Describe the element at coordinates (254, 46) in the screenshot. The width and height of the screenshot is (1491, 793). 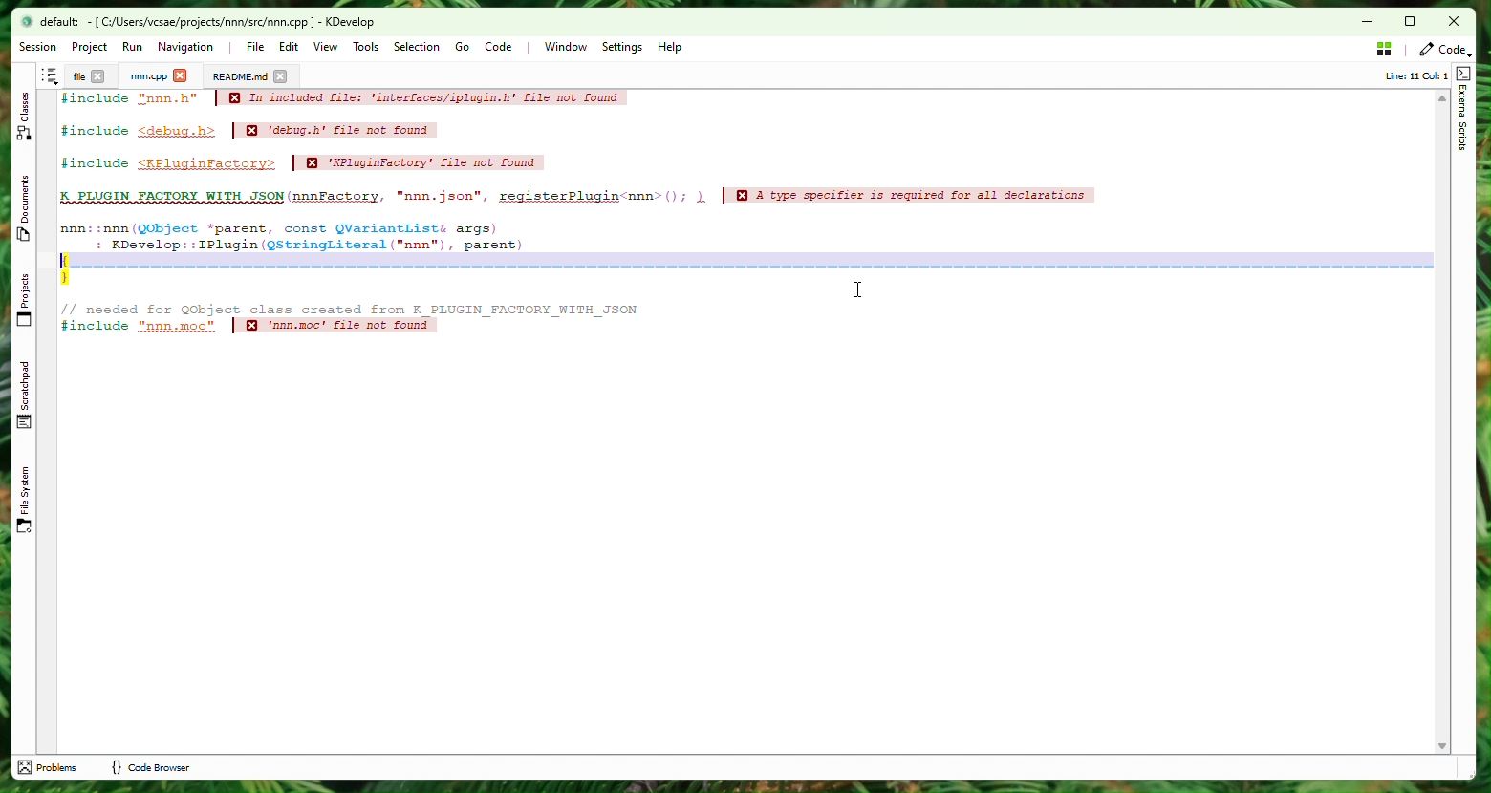
I see `File` at that location.